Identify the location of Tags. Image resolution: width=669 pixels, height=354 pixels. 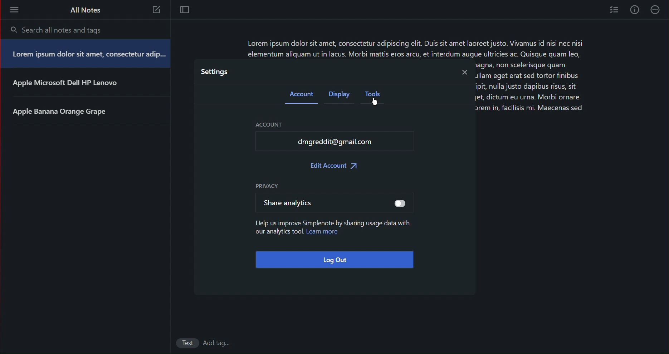
(219, 342).